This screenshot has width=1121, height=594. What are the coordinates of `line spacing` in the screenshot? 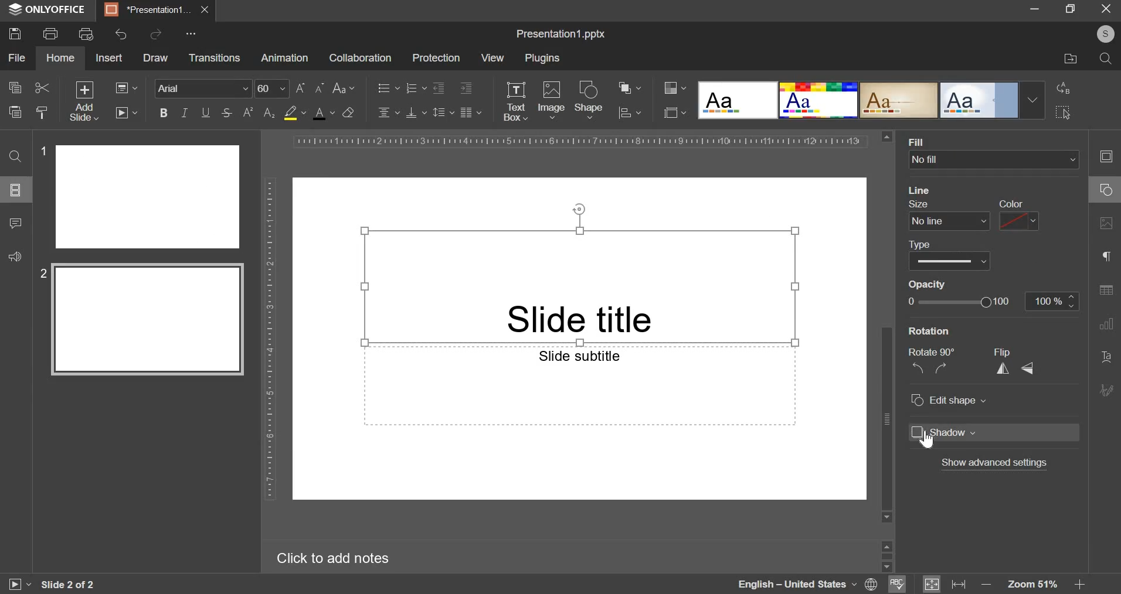 It's located at (444, 111).